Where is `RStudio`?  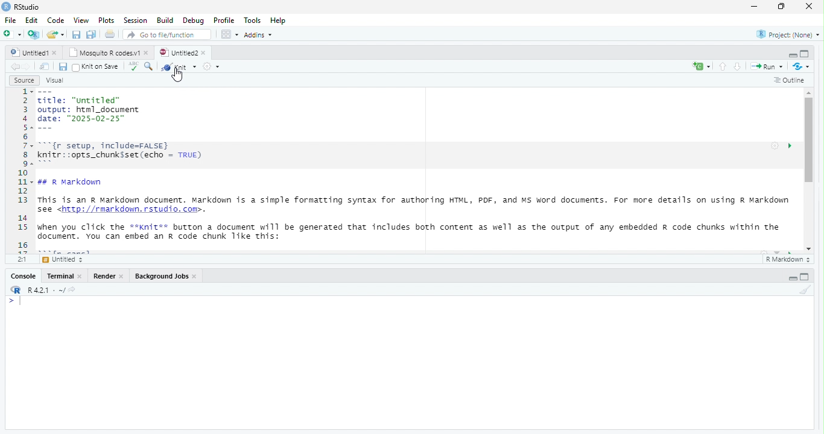 RStudio is located at coordinates (28, 7).